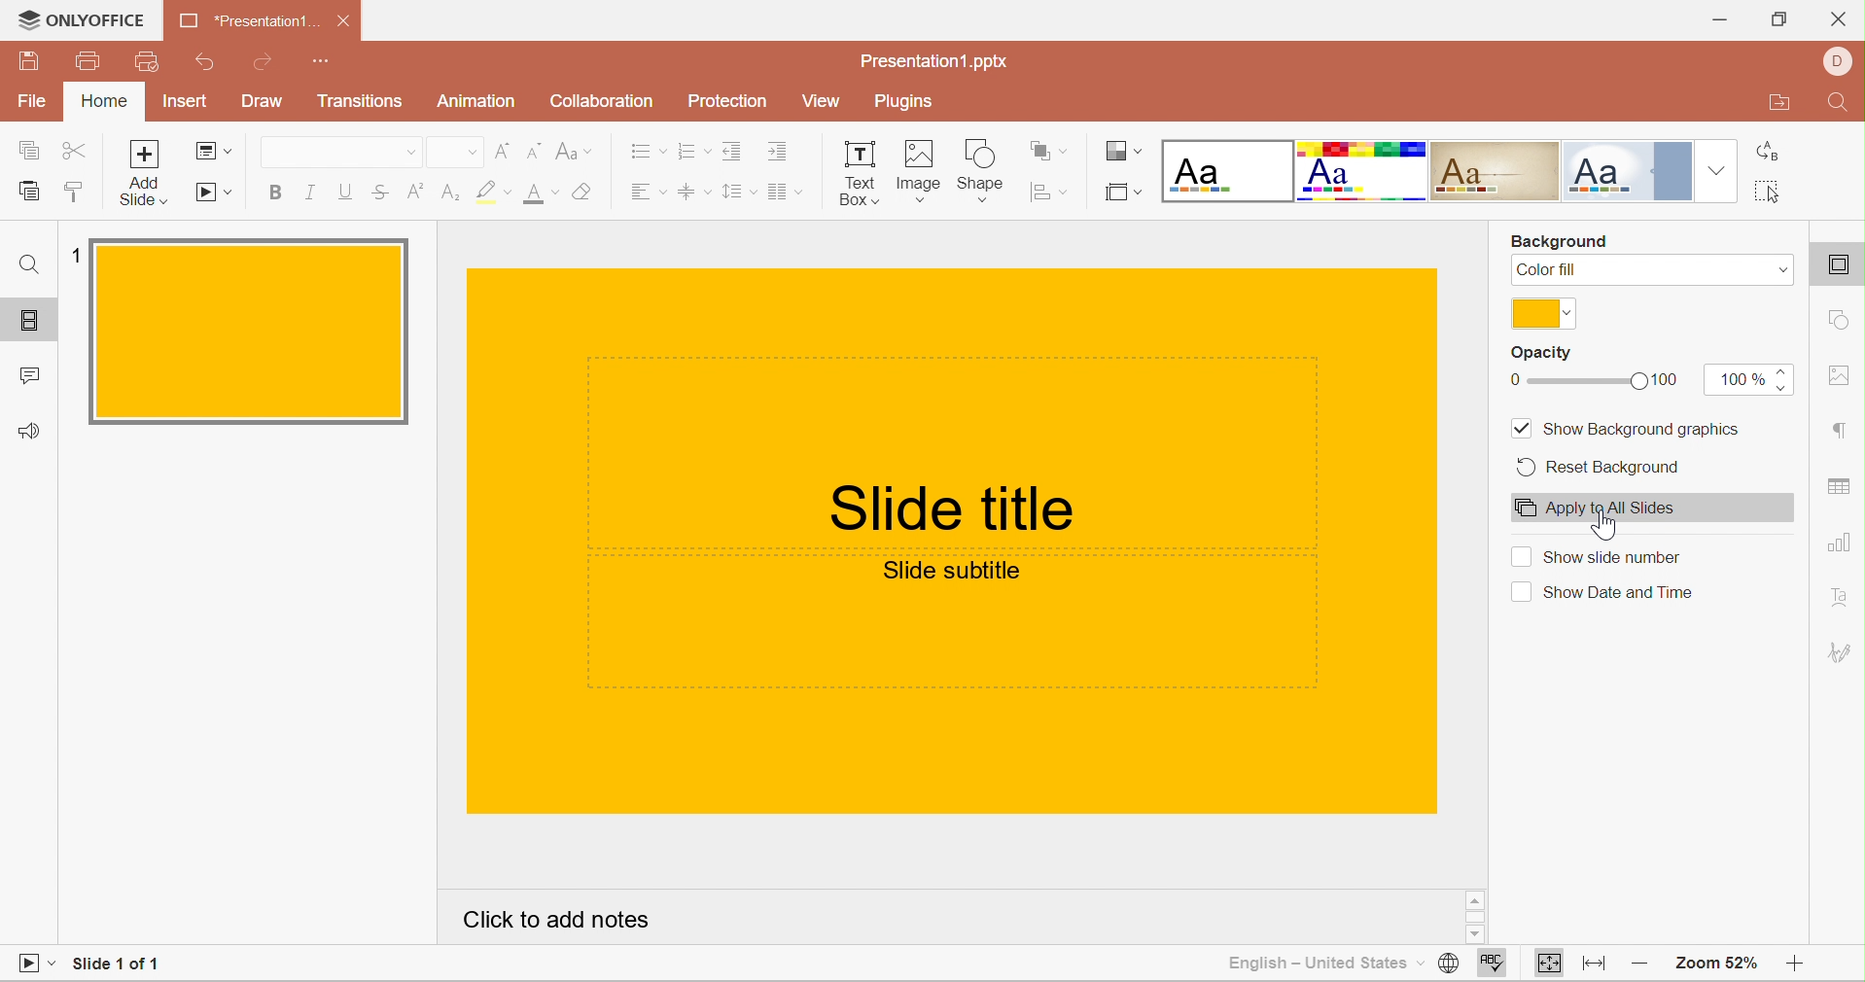  I want to click on 100%, so click(1738, 380).